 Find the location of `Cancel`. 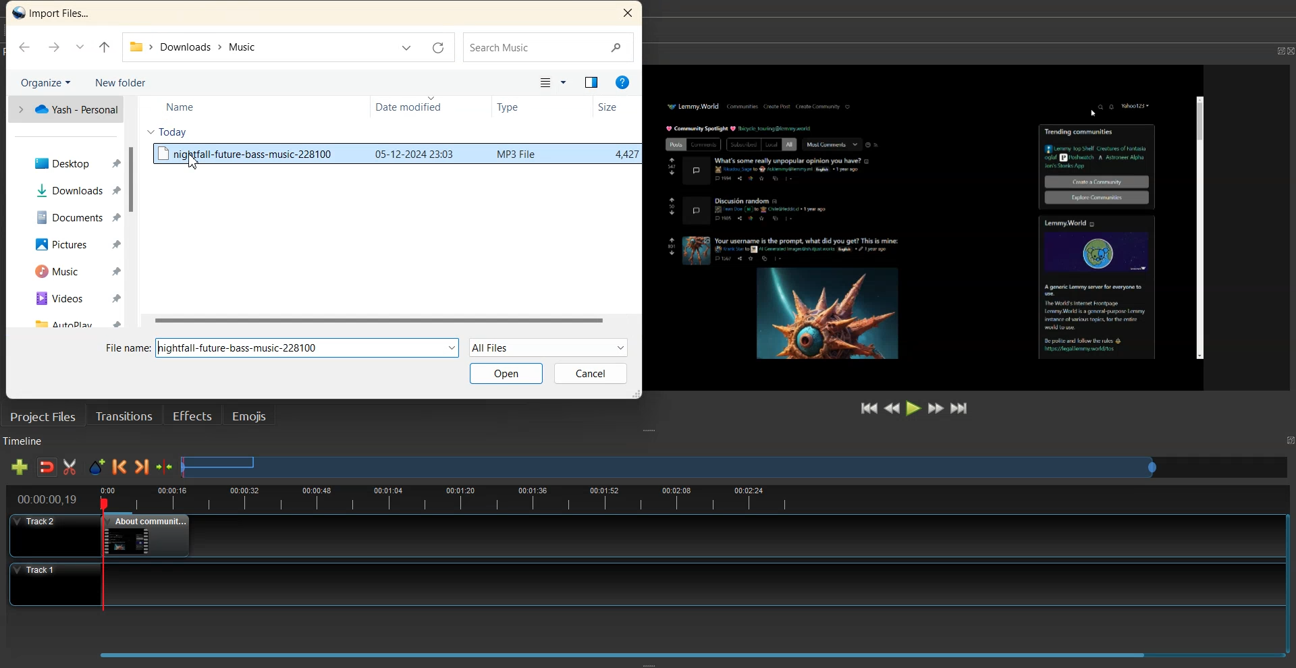

Cancel is located at coordinates (591, 374).